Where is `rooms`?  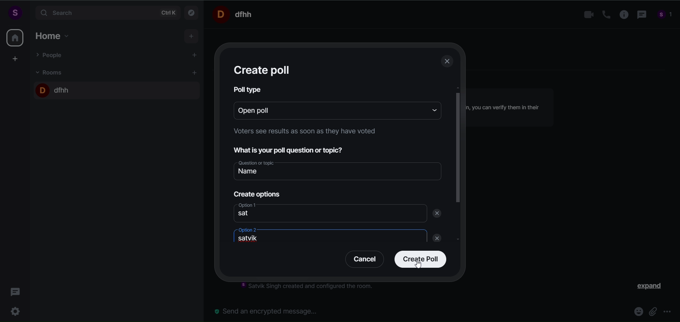 rooms is located at coordinates (51, 72).